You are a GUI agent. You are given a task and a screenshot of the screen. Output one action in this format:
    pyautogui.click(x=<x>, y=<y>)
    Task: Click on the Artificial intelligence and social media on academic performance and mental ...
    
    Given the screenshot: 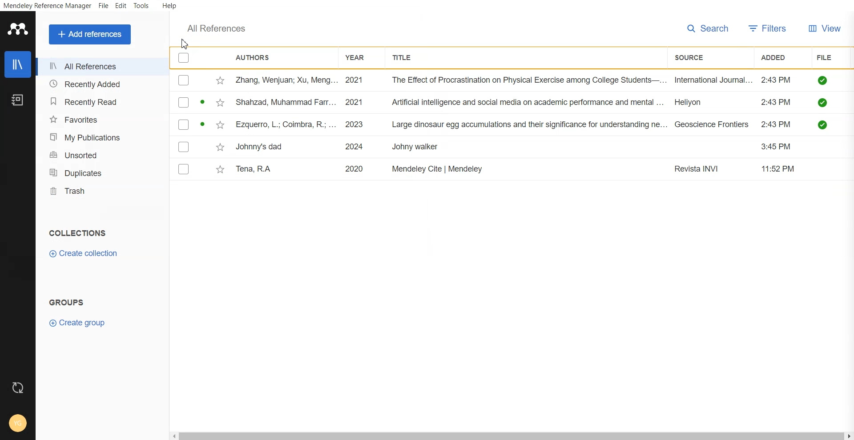 What is the action you would take?
    pyautogui.click(x=528, y=103)
    